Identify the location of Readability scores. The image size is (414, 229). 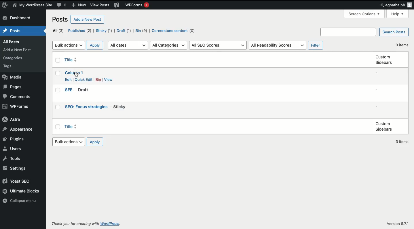
(278, 45).